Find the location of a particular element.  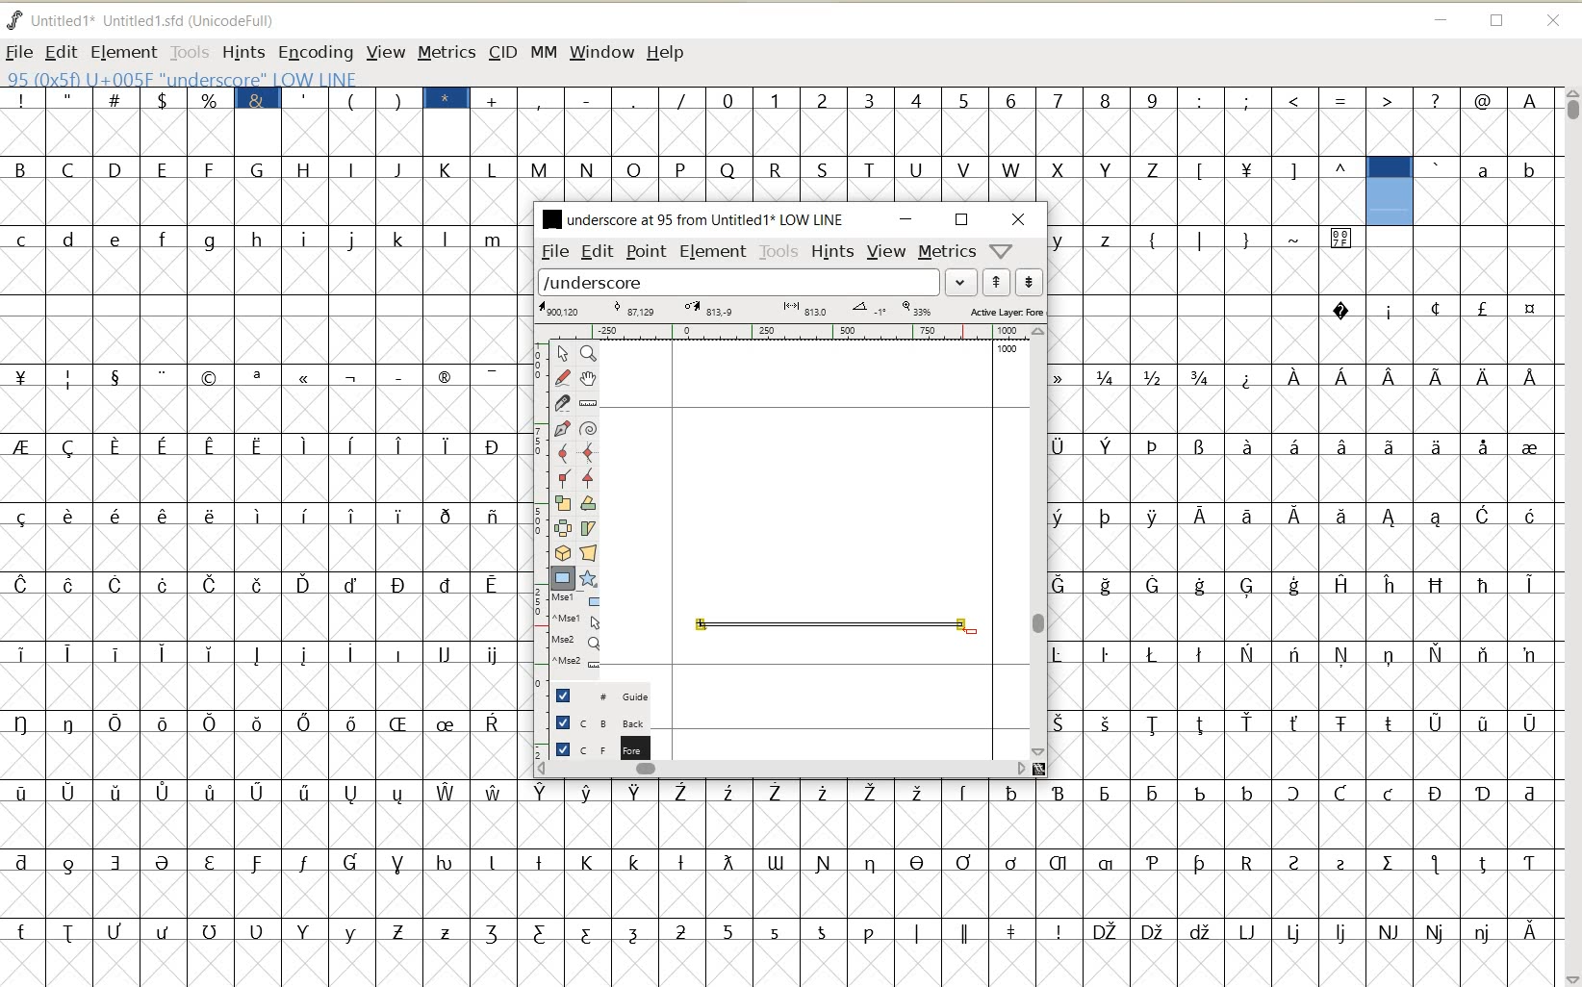

HINTS is located at coordinates (832, 251).